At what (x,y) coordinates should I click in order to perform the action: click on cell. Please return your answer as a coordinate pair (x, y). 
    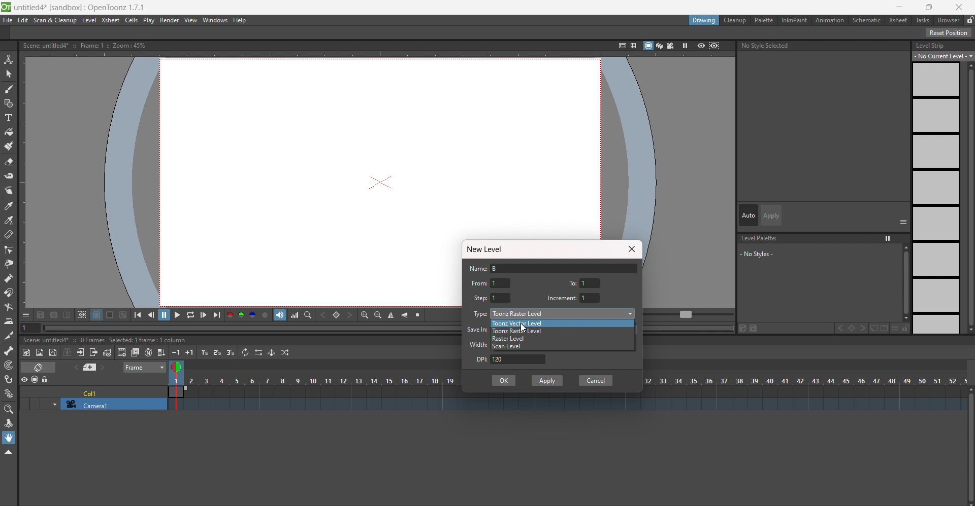
    Looking at the image, I should click on (92, 392).